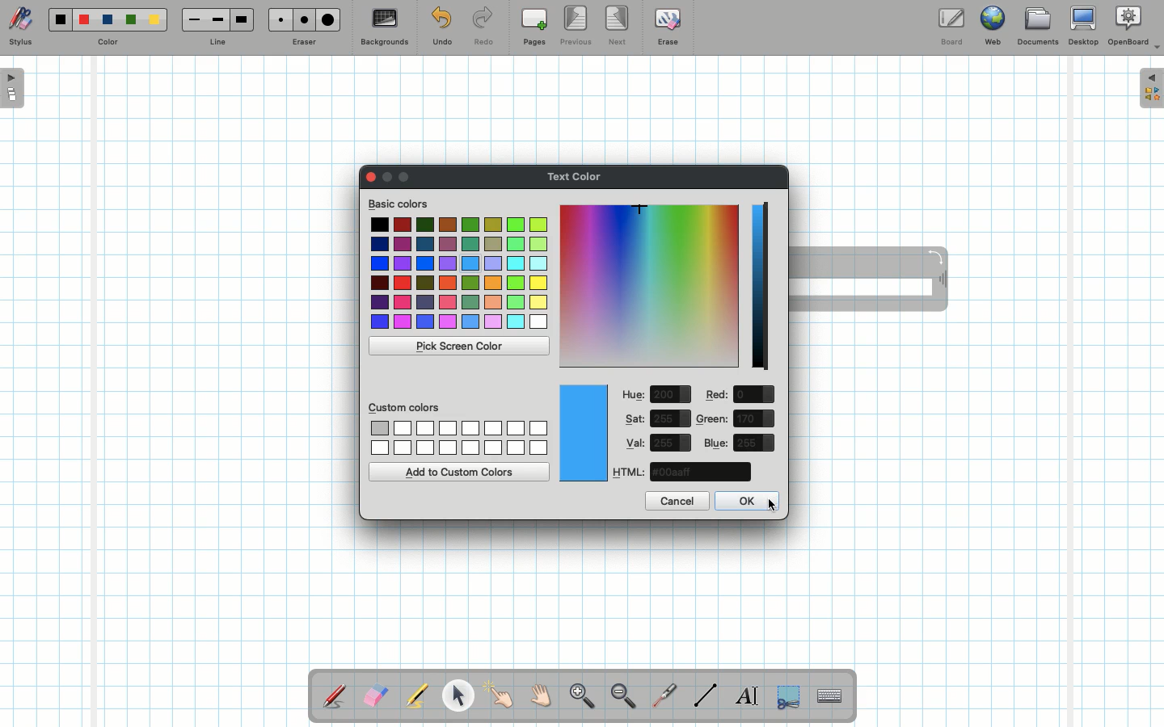  What do you see at coordinates (941, 281) in the screenshot?
I see `Move` at bounding box center [941, 281].